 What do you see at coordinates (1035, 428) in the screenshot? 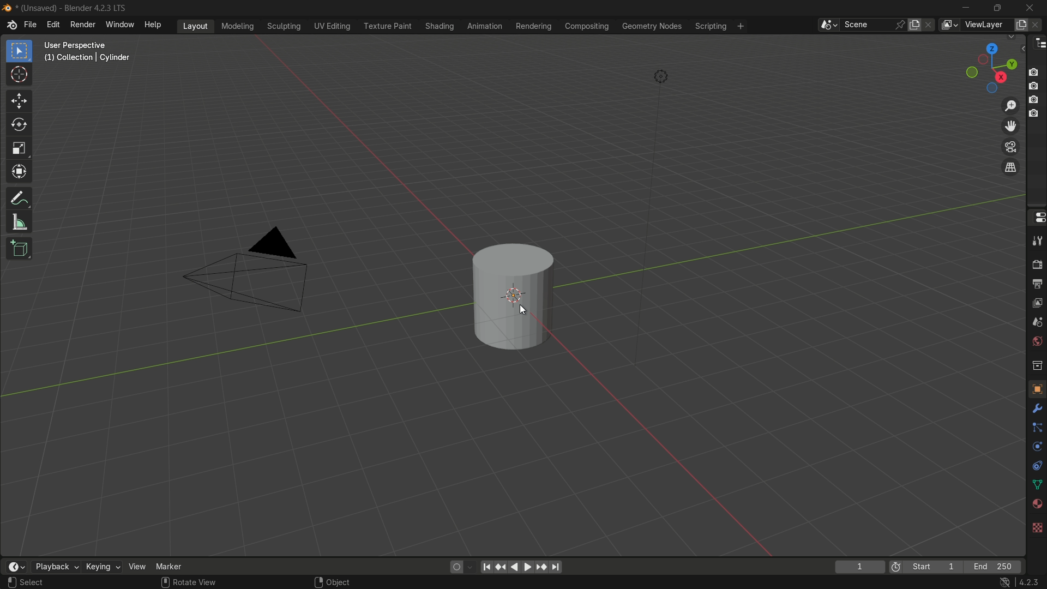
I see `particles` at bounding box center [1035, 428].